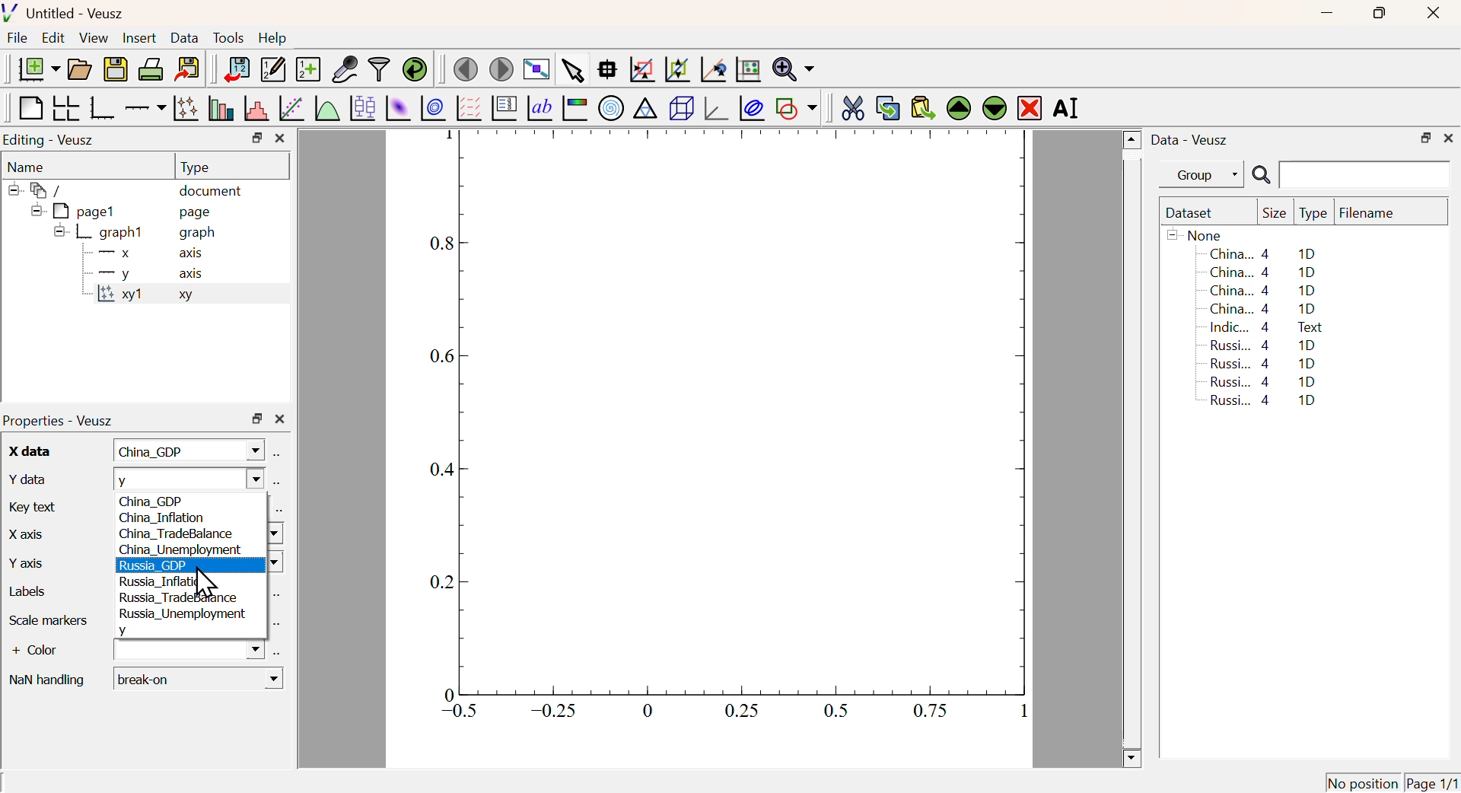  Describe the element at coordinates (65, 107) in the screenshot. I see `Arrange graph in grid` at that location.